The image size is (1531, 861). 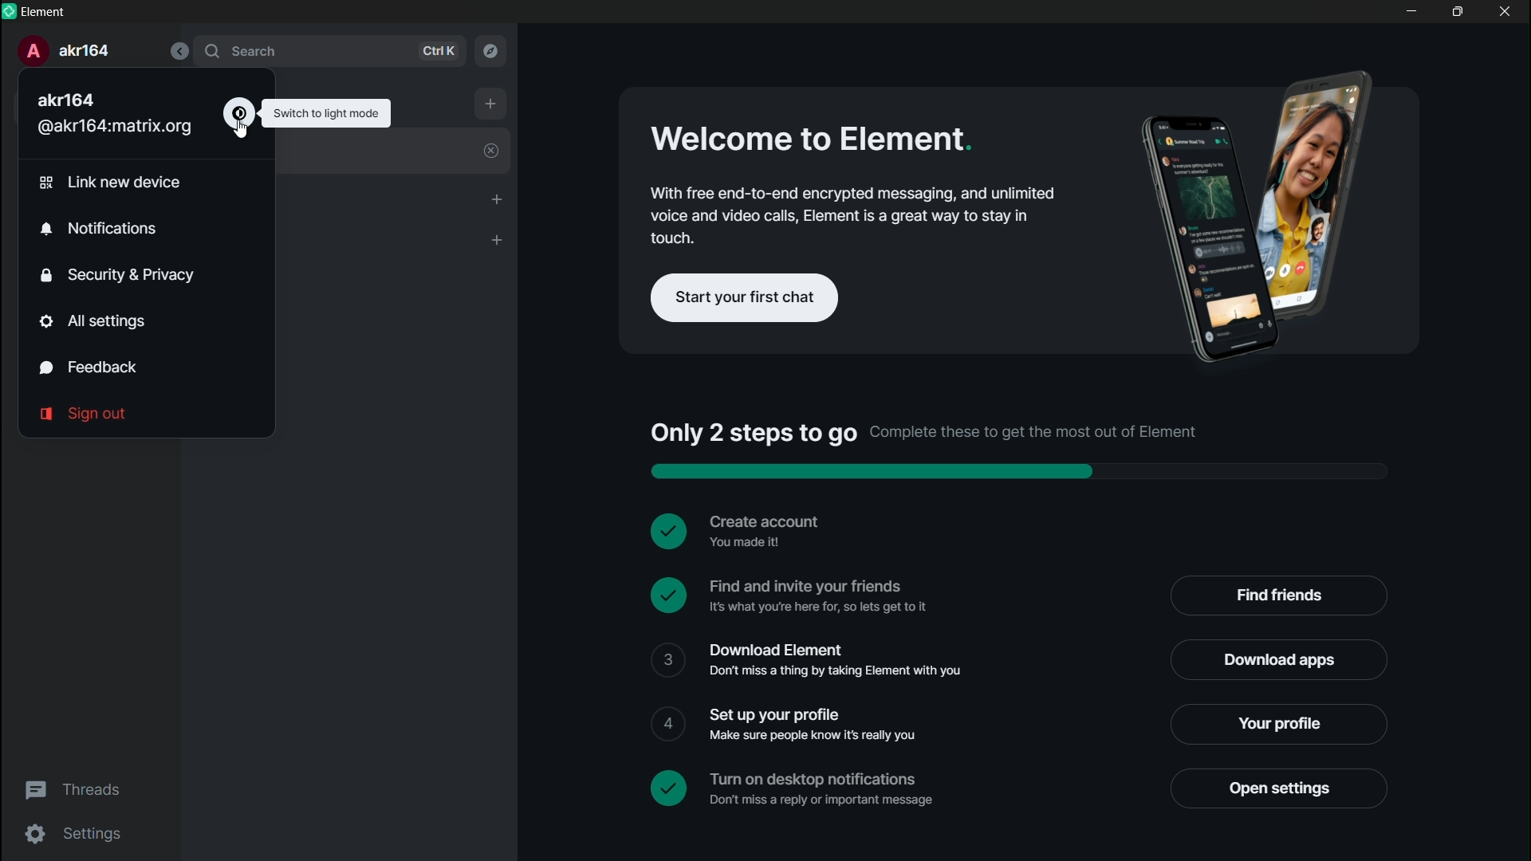 What do you see at coordinates (497, 241) in the screenshot?
I see `add room` at bounding box center [497, 241].